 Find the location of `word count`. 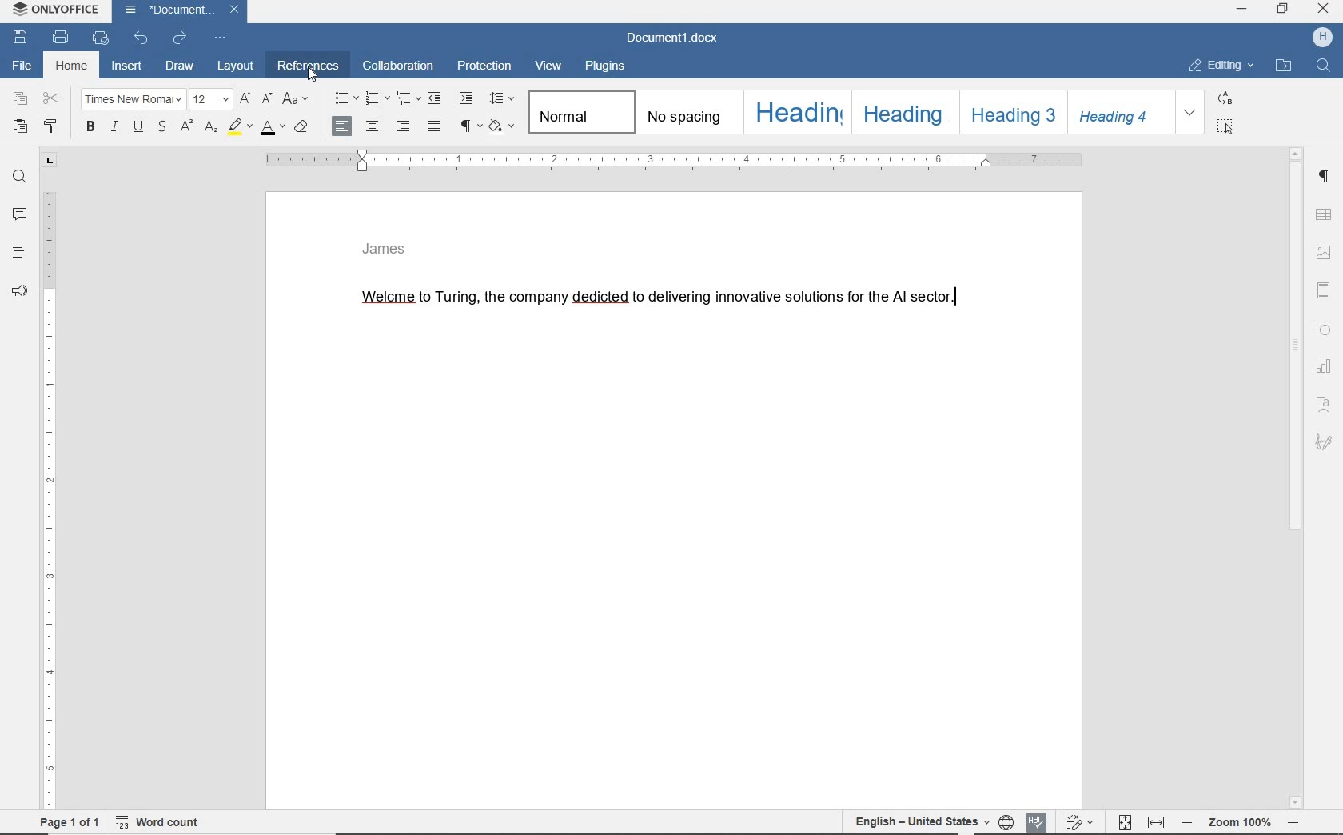

word count is located at coordinates (160, 825).